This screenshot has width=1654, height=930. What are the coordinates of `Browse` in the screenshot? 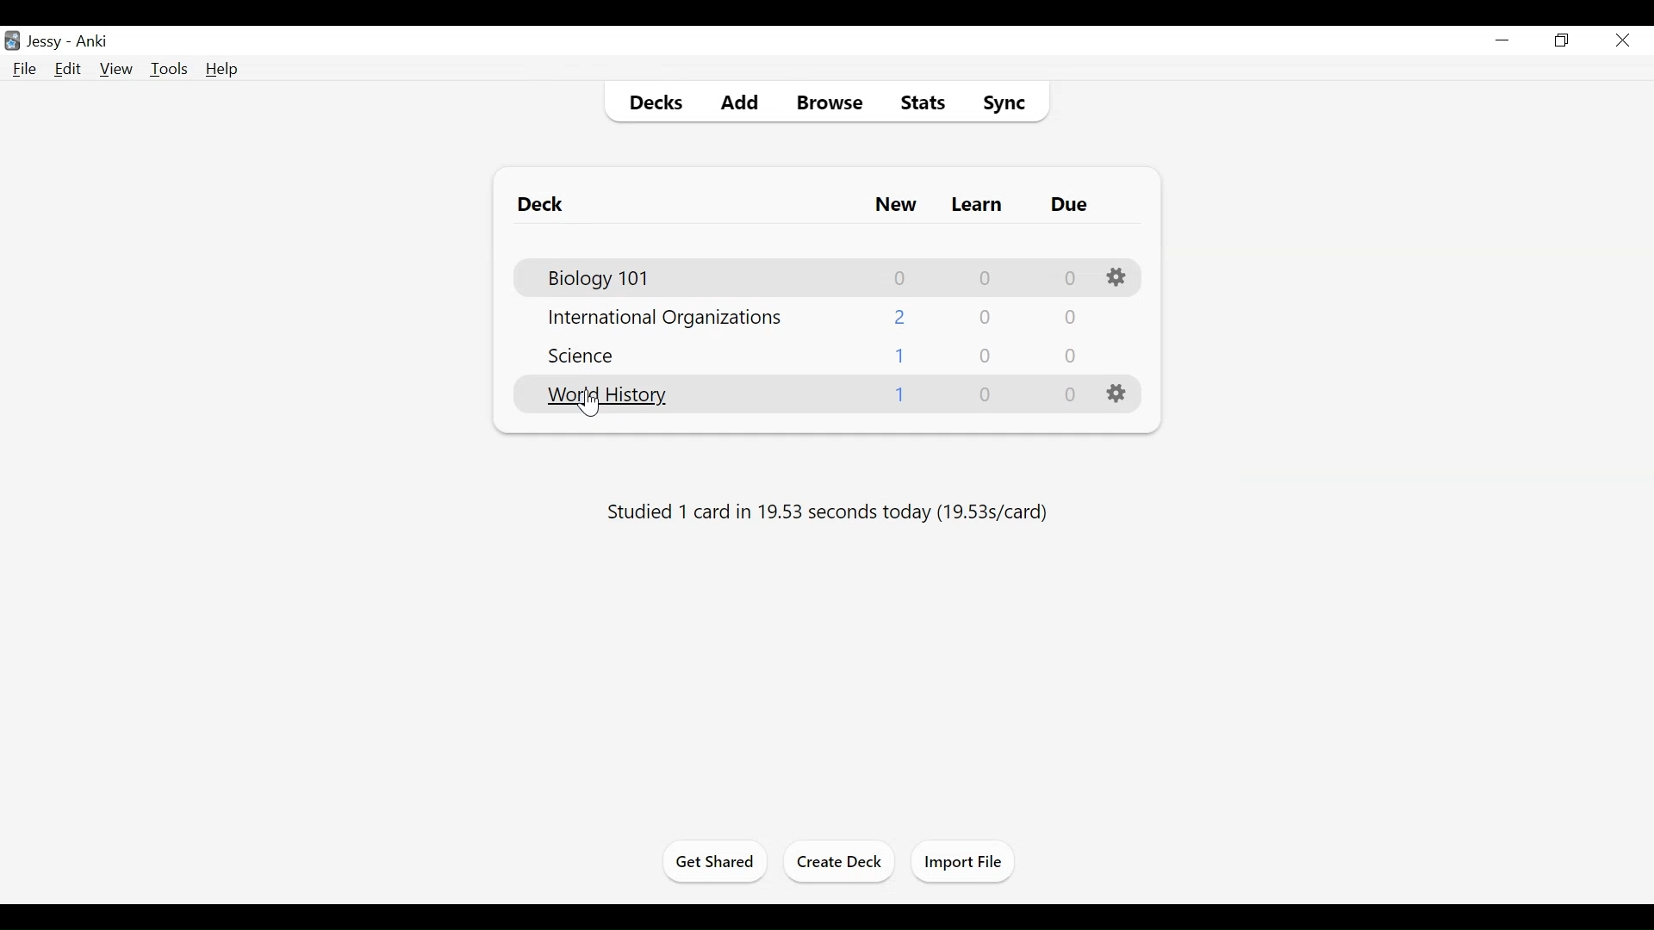 It's located at (824, 102).